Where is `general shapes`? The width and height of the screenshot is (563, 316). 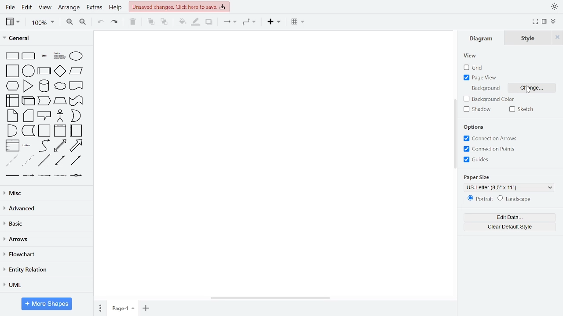
general shapes is located at coordinates (12, 145).